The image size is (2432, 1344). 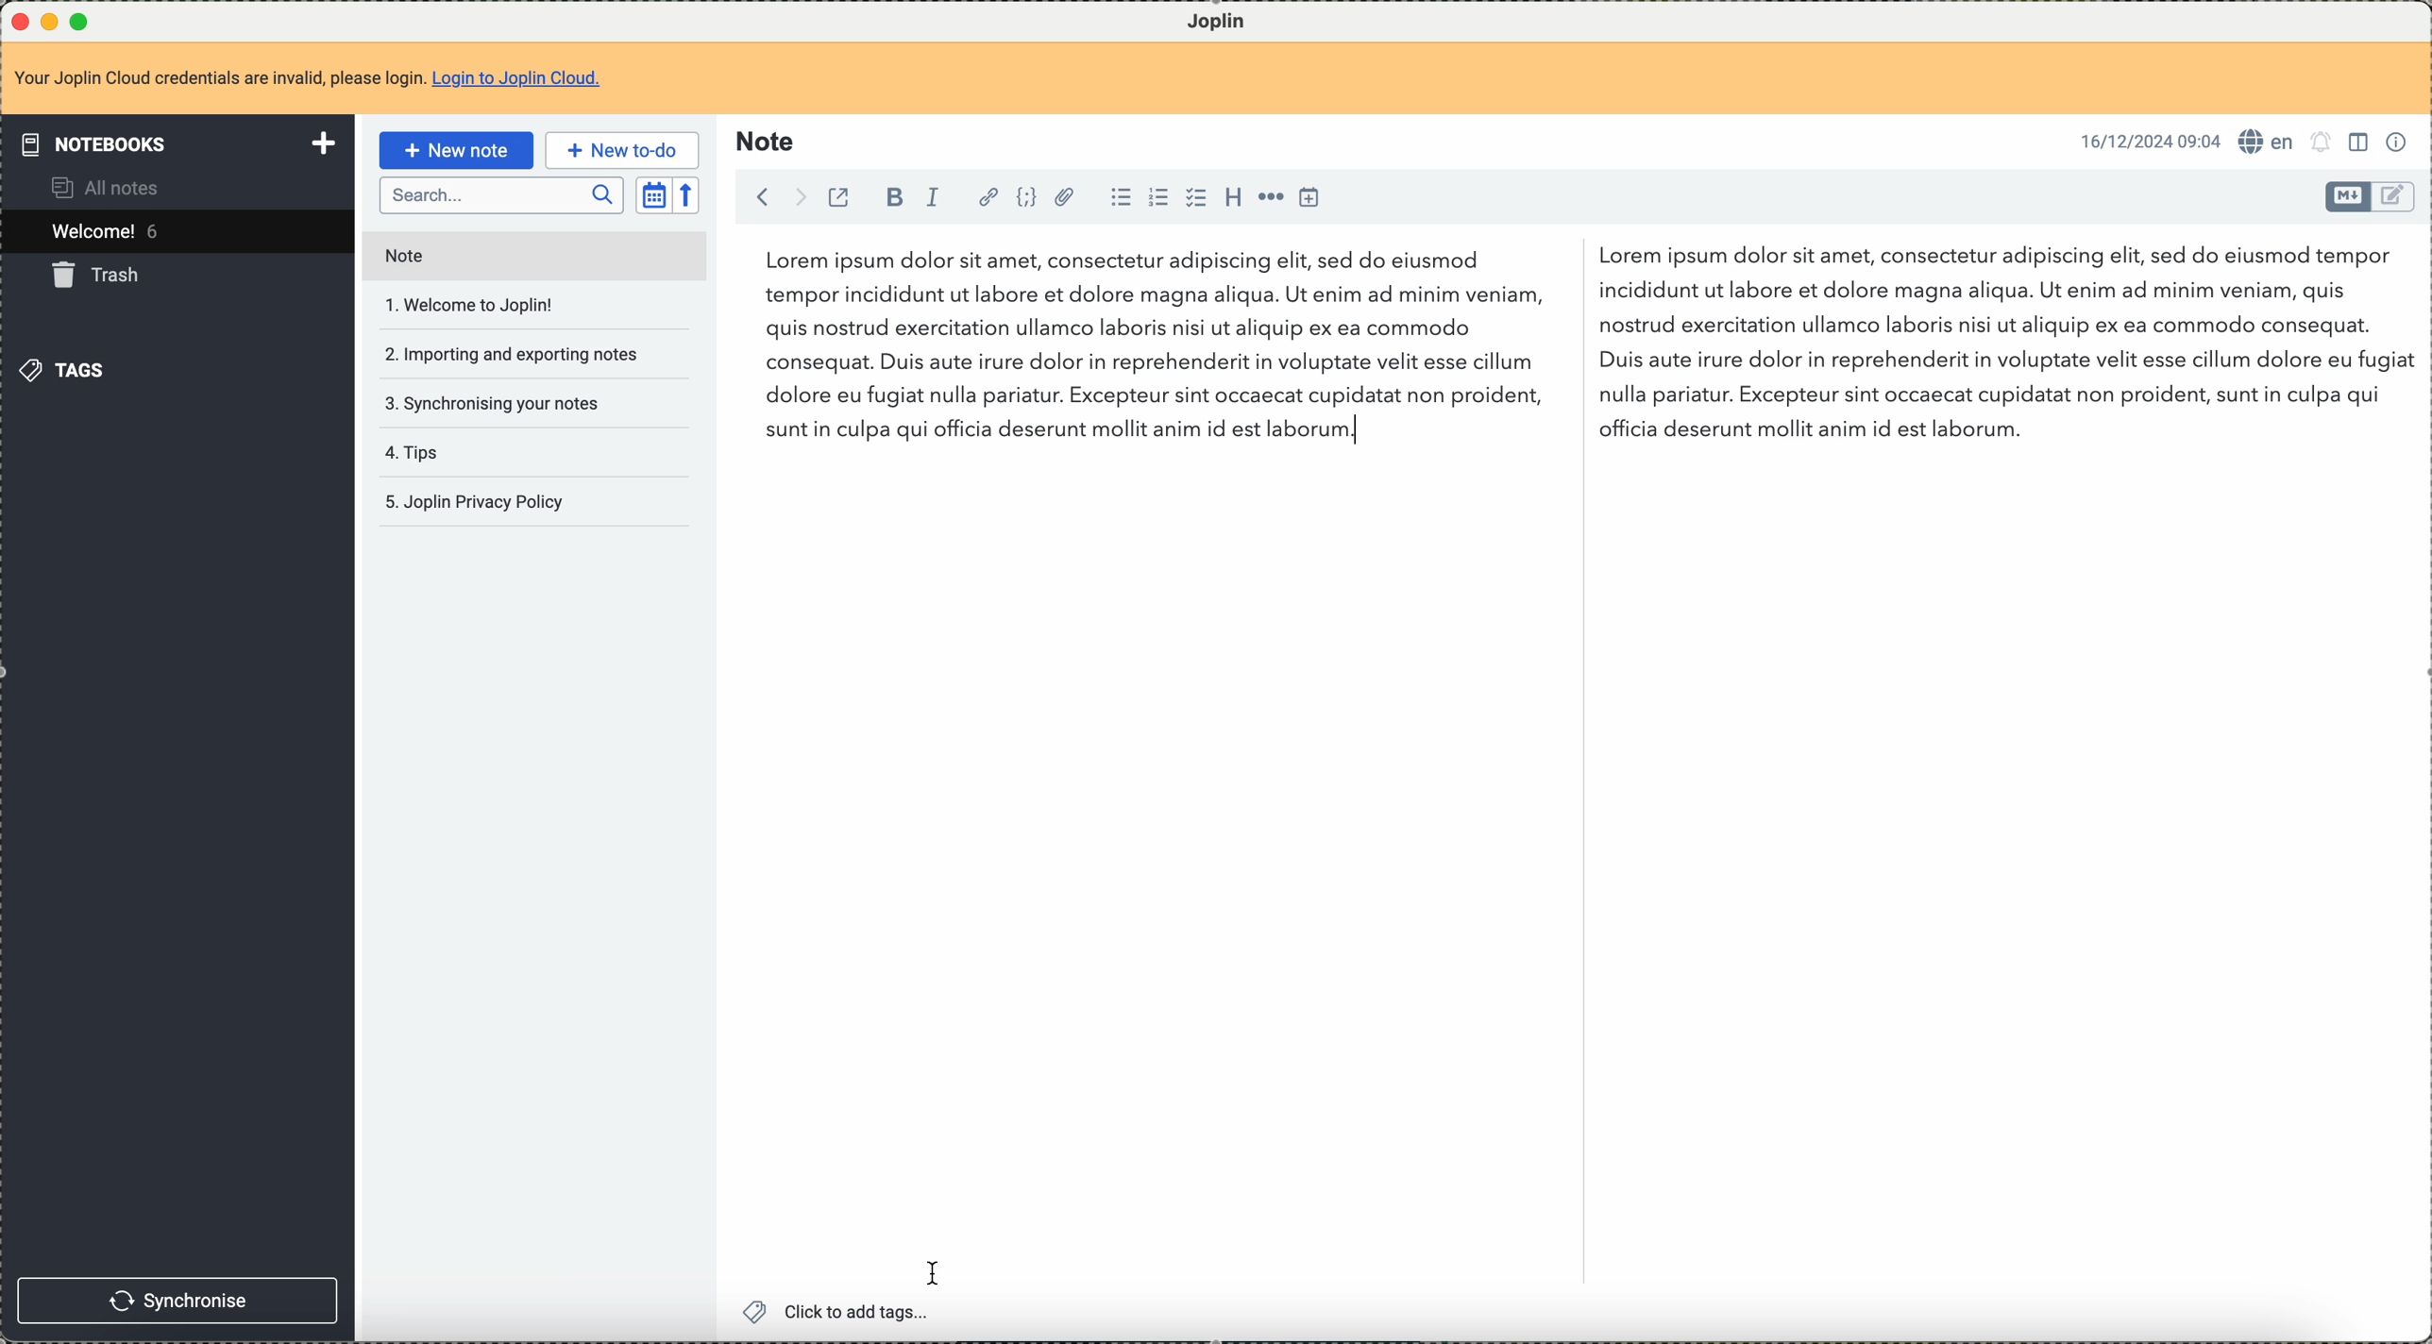 I want to click on horizontal rule, so click(x=1274, y=201).